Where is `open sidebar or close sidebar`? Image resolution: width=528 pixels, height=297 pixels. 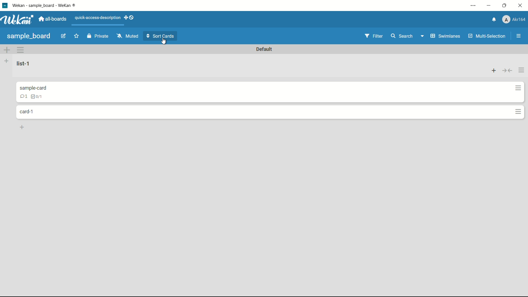
open sidebar or close sidebar is located at coordinates (519, 36).